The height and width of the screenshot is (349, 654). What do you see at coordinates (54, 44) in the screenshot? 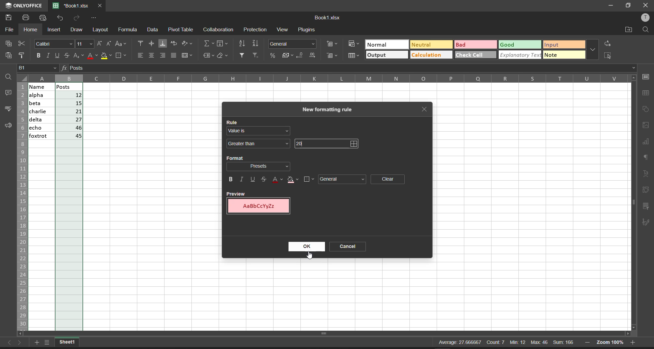
I see `font` at bounding box center [54, 44].